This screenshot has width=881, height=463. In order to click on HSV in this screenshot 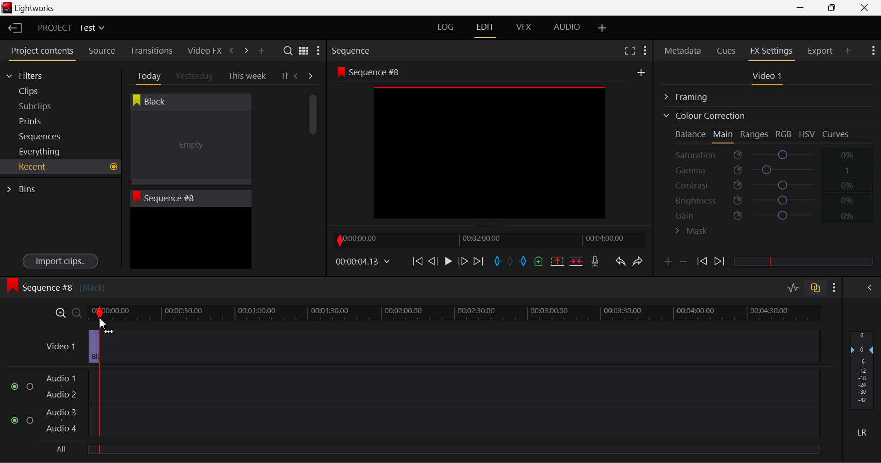, I will do `click(807, 134)`.